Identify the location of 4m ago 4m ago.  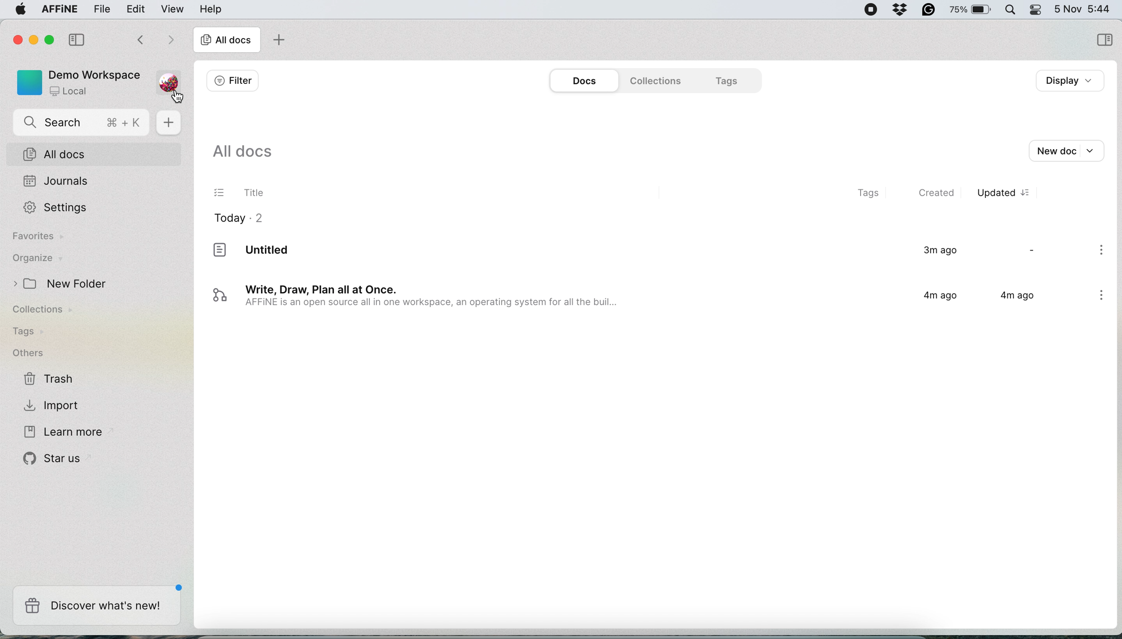
(975, 299).